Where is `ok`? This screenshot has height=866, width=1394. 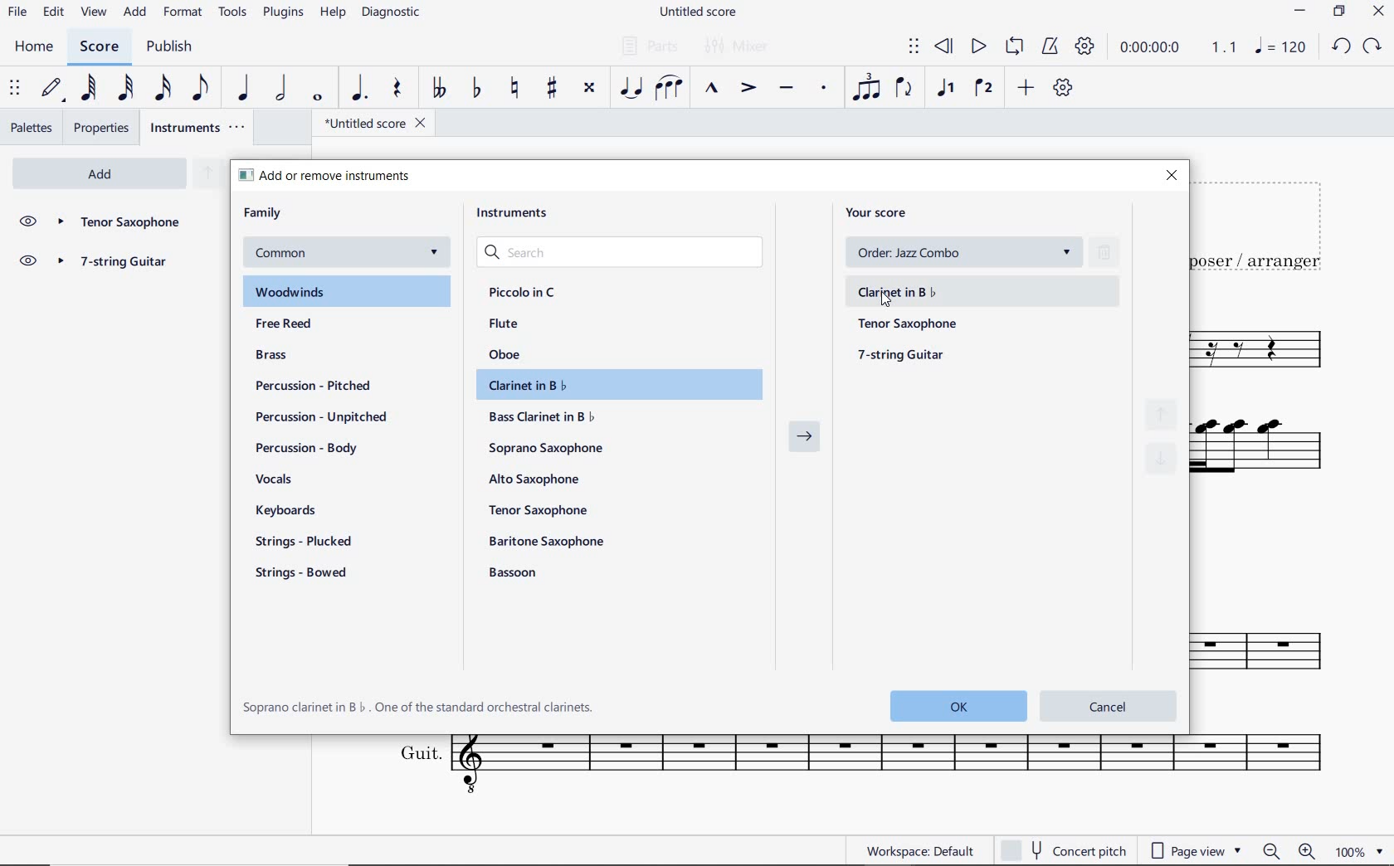 ok is located at coordinates (953, 705).